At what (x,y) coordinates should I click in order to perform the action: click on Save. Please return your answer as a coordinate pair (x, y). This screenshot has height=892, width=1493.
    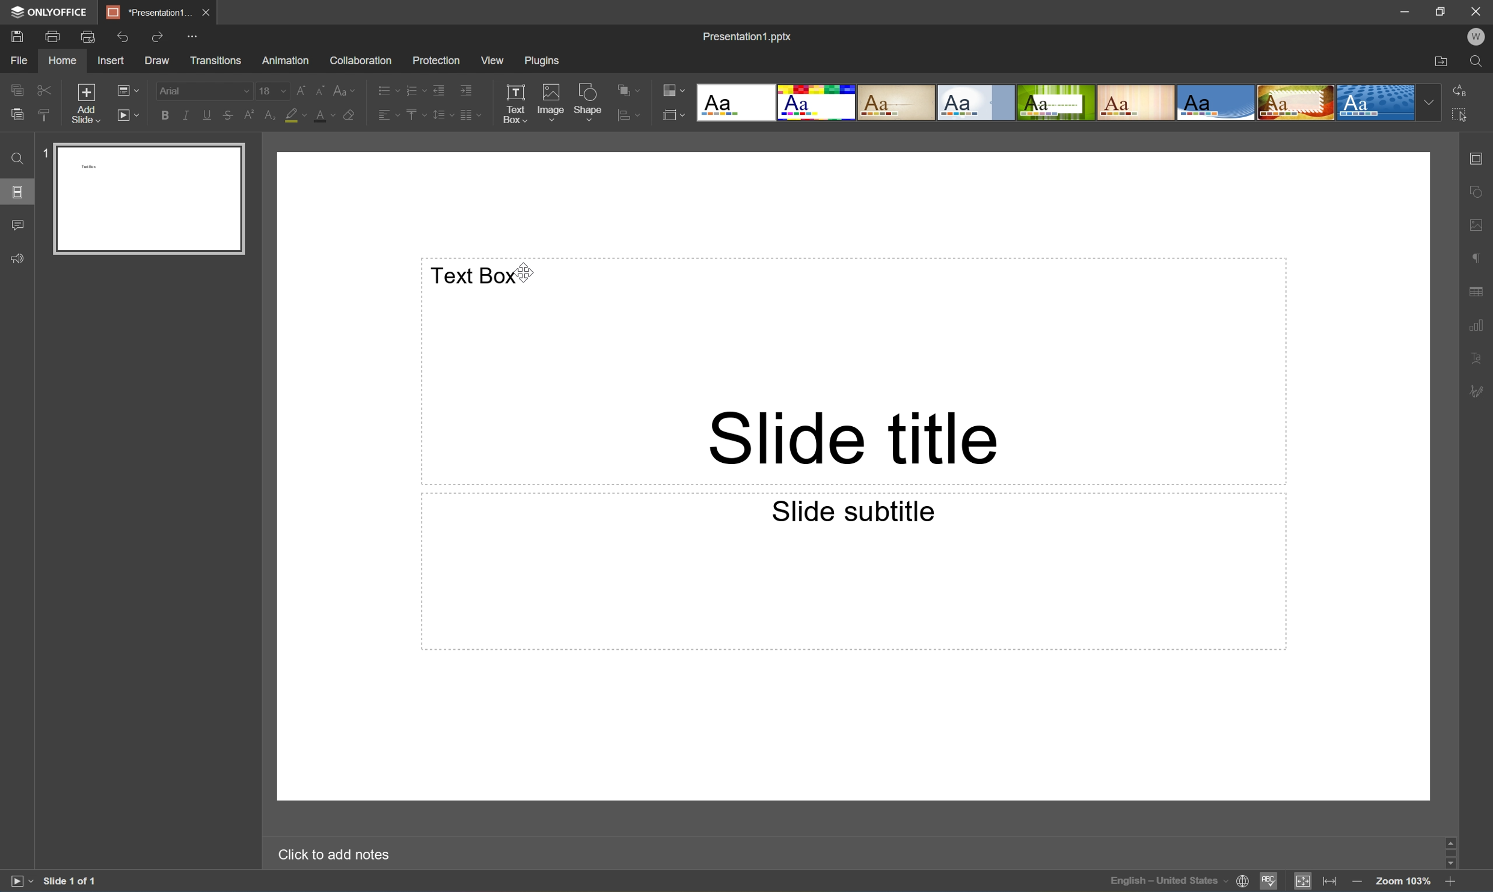
    Looking at the image, I should click on (16, 37).